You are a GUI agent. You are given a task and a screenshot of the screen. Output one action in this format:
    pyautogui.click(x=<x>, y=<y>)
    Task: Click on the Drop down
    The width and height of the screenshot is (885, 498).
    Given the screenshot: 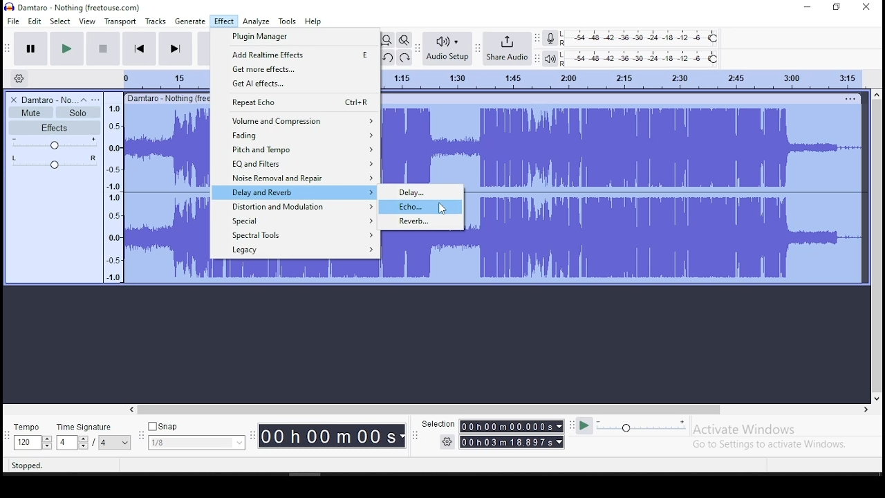 What is the action you would take?
    pyautogui.click(x=82, y=442)
    